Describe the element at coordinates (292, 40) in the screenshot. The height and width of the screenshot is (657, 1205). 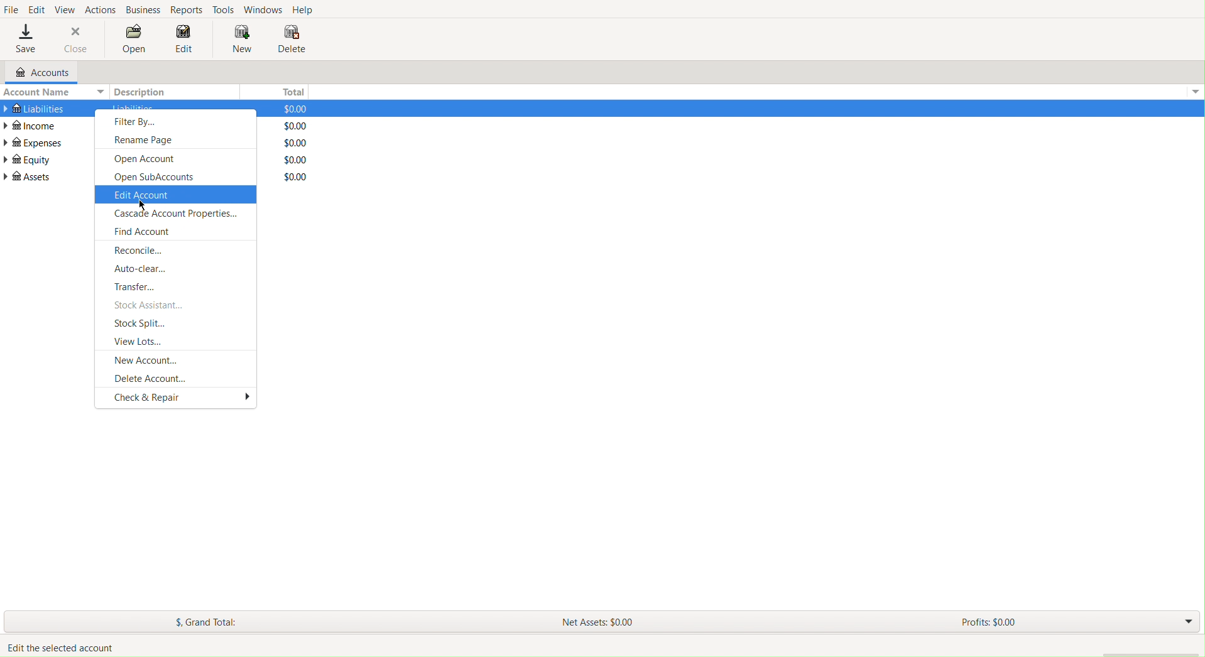
I see `Delete` at that location.